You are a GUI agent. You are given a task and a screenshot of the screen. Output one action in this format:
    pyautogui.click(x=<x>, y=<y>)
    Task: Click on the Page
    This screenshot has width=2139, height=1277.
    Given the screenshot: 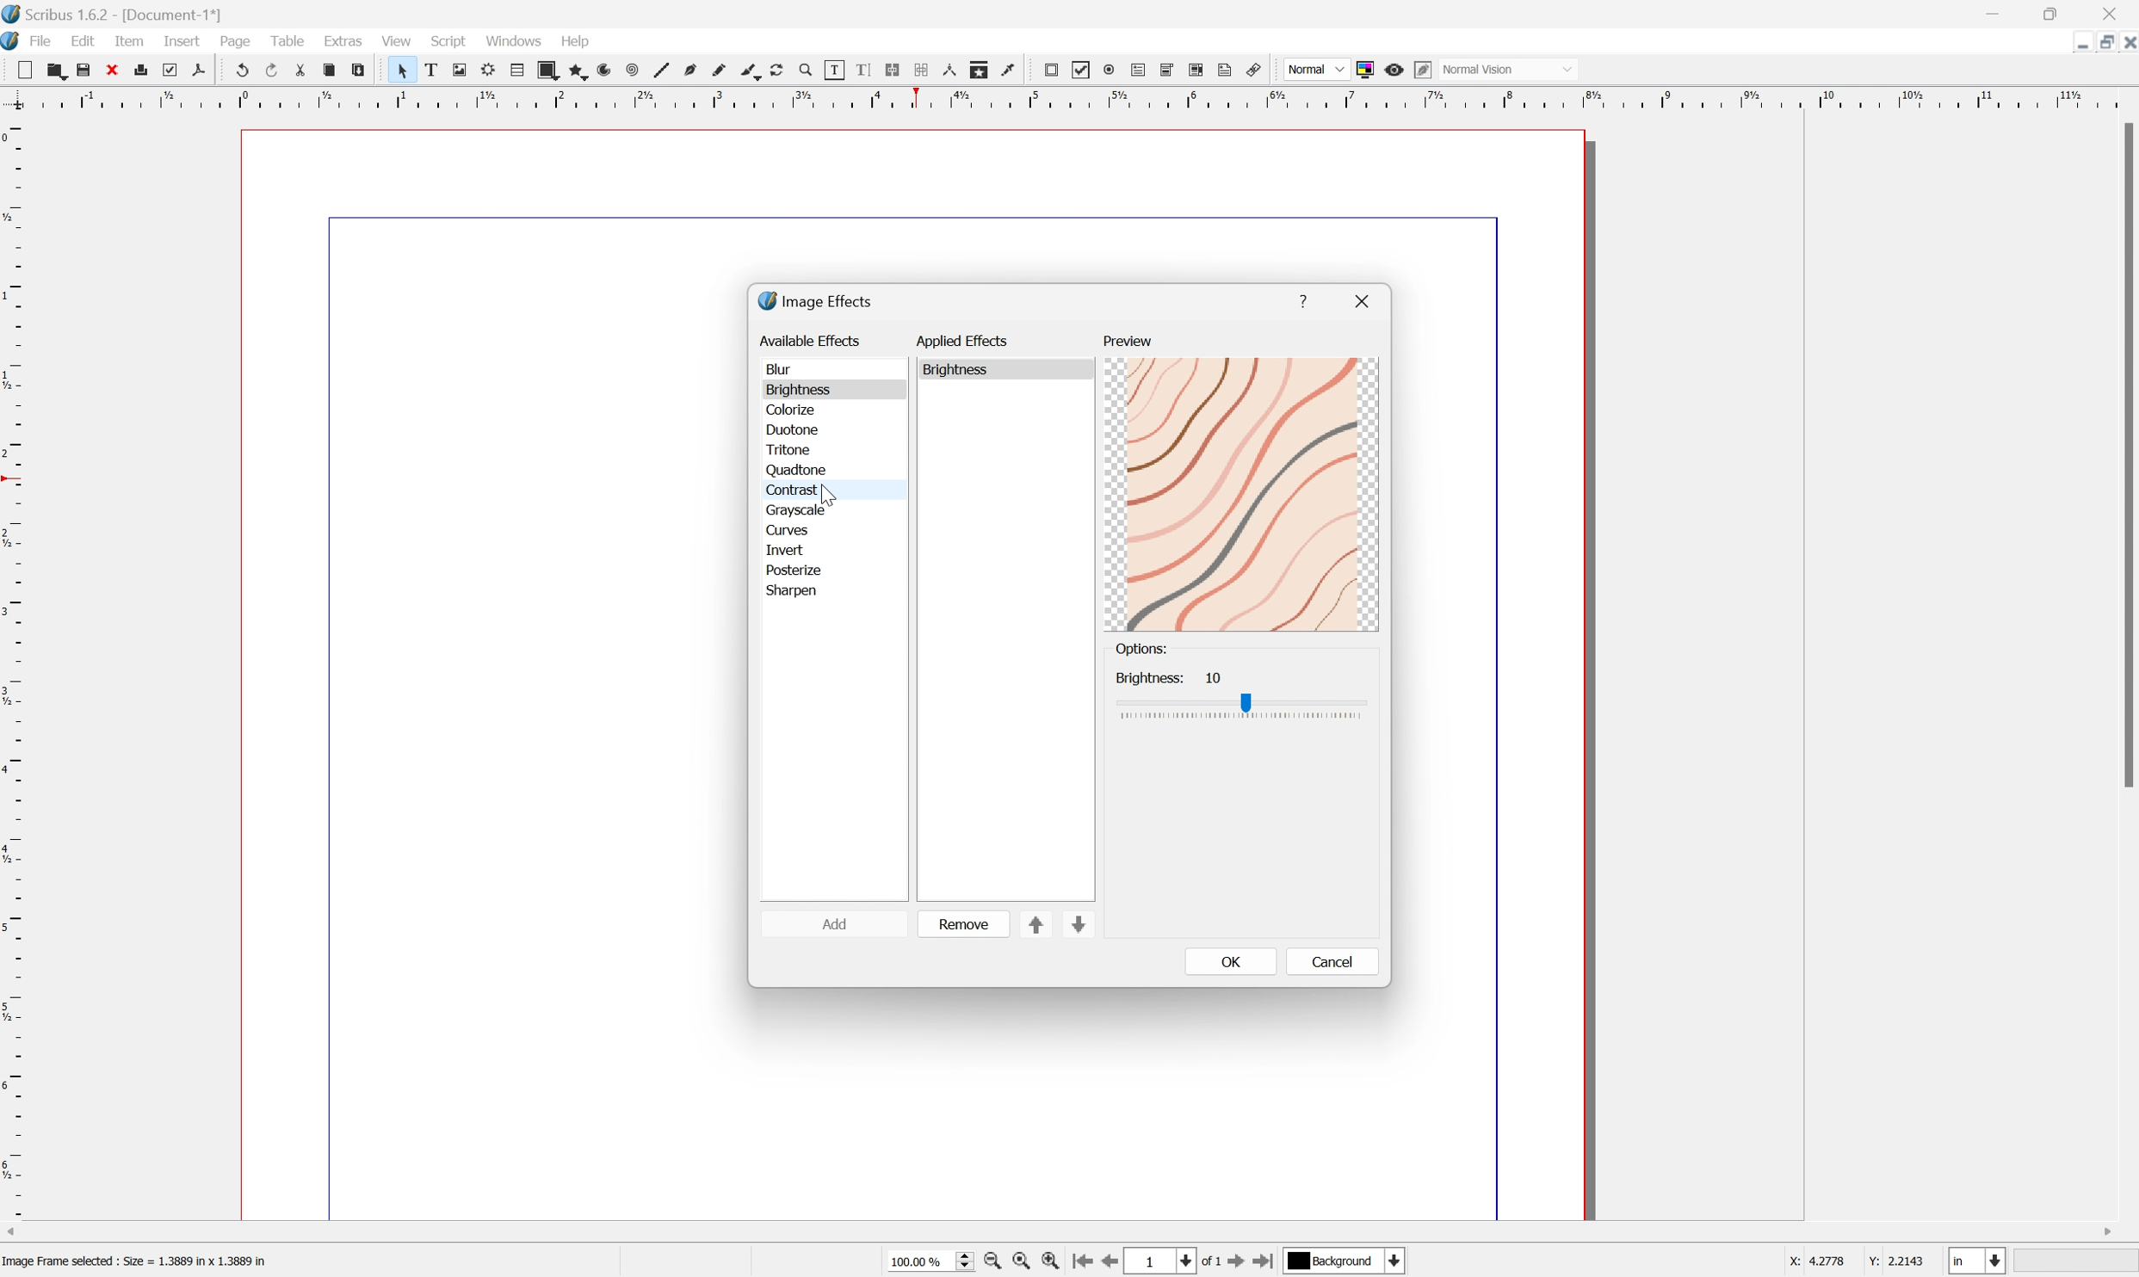 What is the action you would take?
    pyautogui.click(x=236, y=41)
    